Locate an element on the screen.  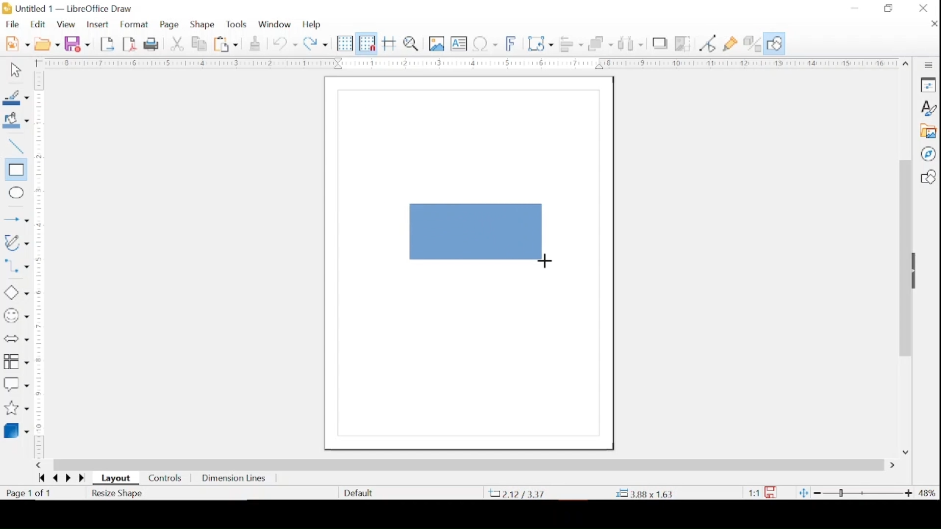
toggle extrusions is located at coordinates (752, 45).